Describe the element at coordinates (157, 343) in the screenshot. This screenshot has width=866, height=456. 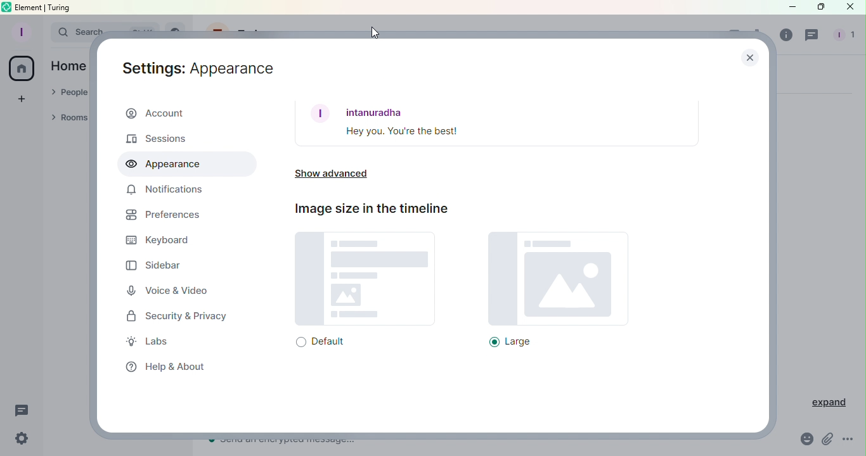
I see `Labs` at that location.